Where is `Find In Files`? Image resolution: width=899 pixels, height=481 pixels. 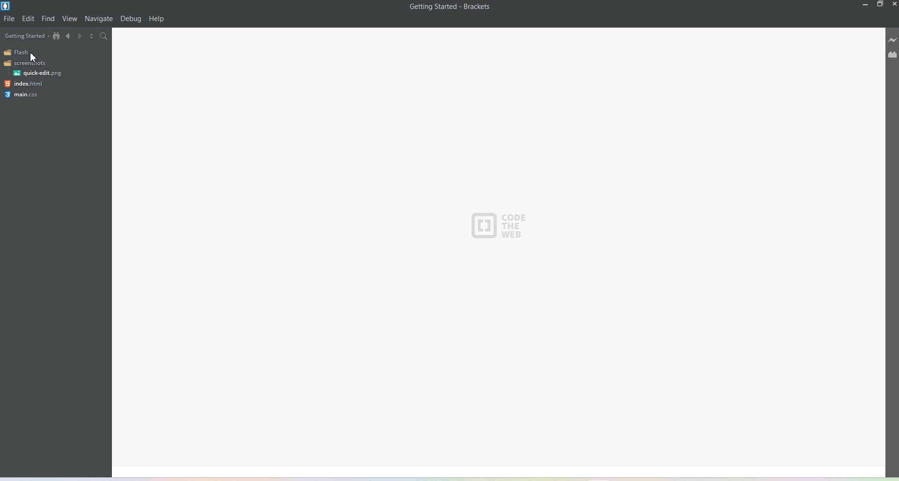
Find In Files is located at coordinates (109, 37).